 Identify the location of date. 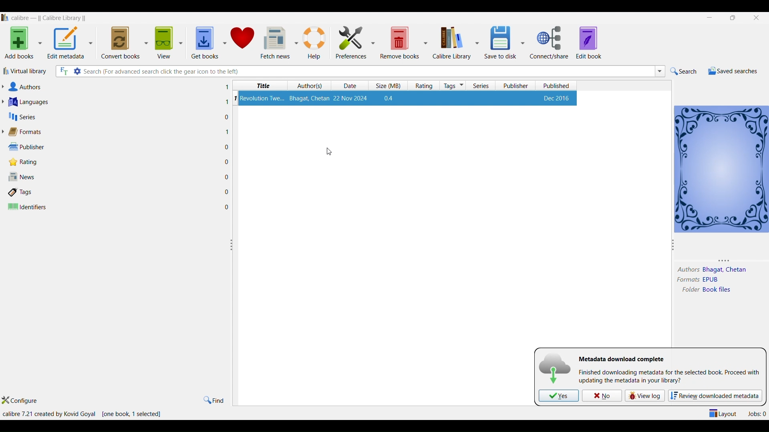
(348, 85).